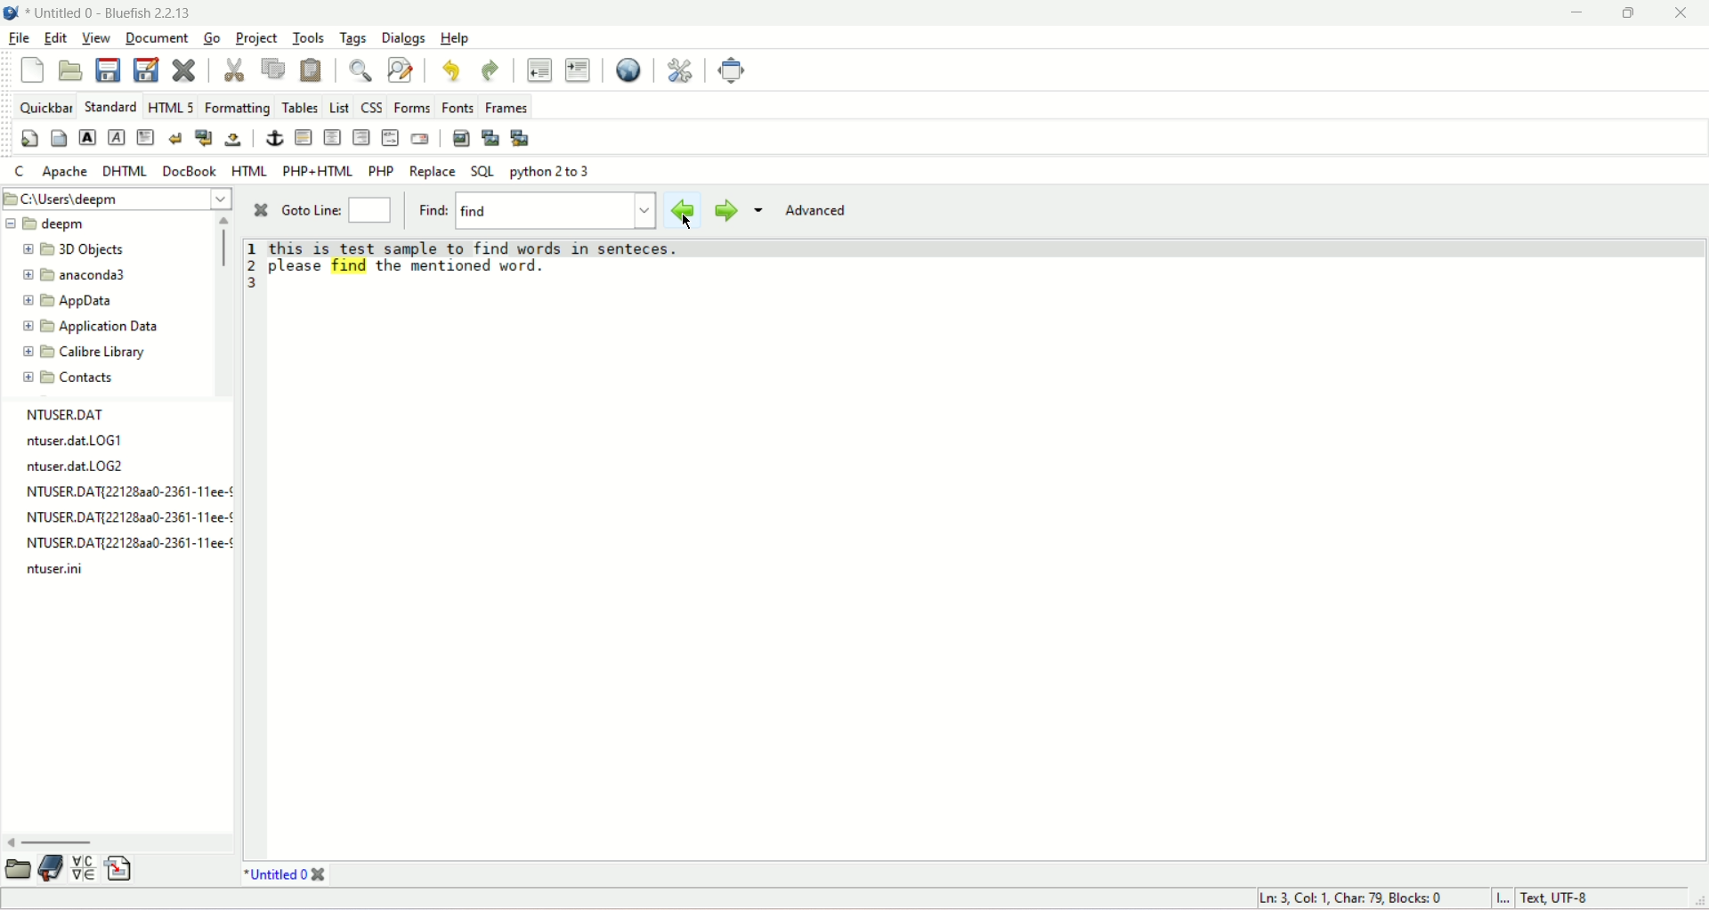  What do you see at coordinates (126, 492) in the screenshot?
I see `NTUSER.DAT{221282a0-2361-11ee-¢` at bounding box center [126, 492].